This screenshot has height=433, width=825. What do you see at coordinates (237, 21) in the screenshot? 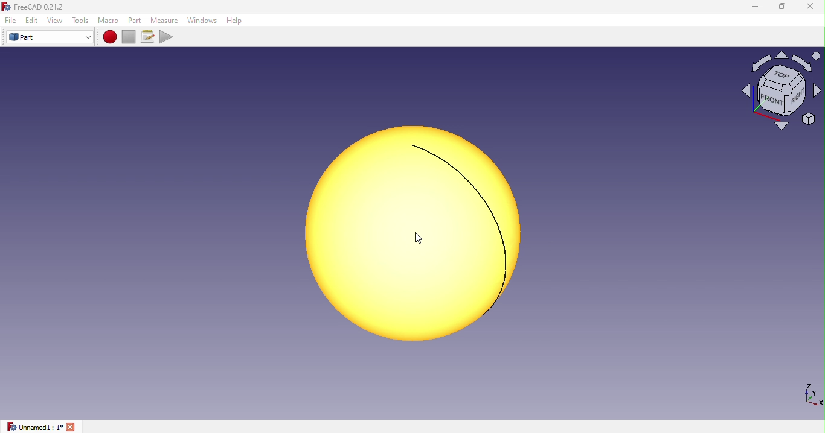
I see `Help` at bounding box center [237, 21].